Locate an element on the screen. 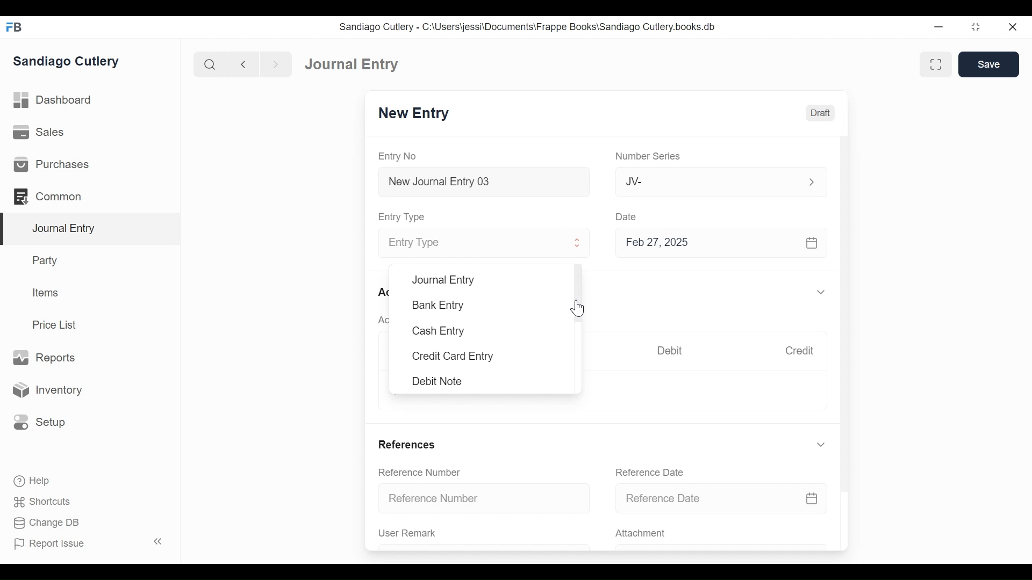 Image resolution: width=1032 pixels, height=580 pixels. Purchases is located at coordinates (53, 164).